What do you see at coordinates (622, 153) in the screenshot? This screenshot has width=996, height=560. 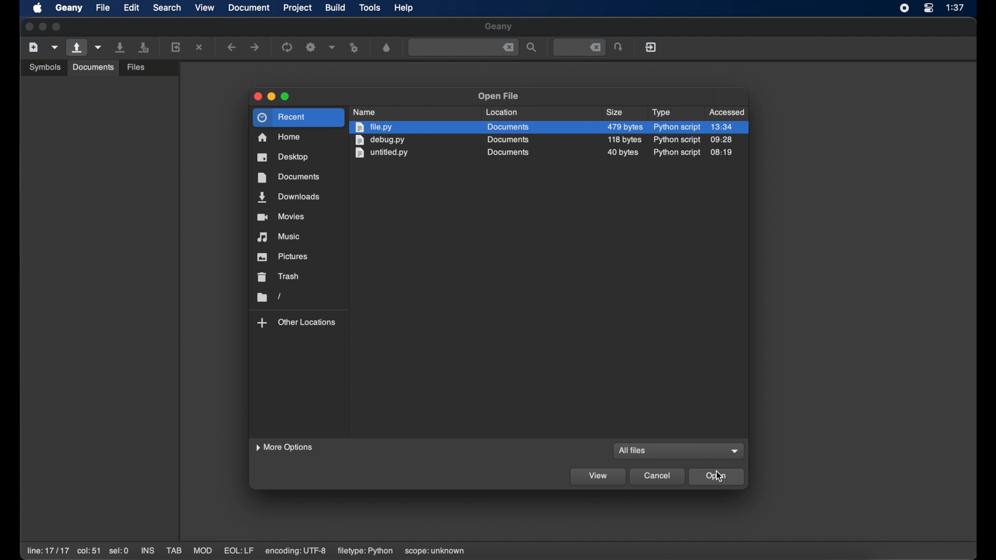 I see `40 bytes` at bounding box center [622, 153].